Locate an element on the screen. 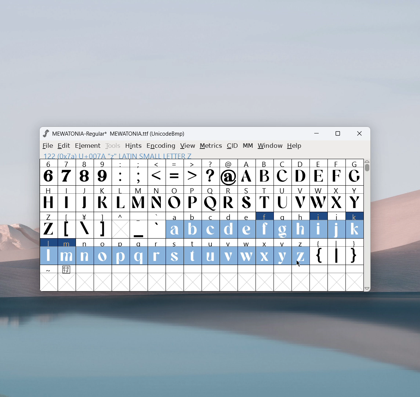 This screenshot has width=420, height=397. ^ is located at coordinates (120, 225).